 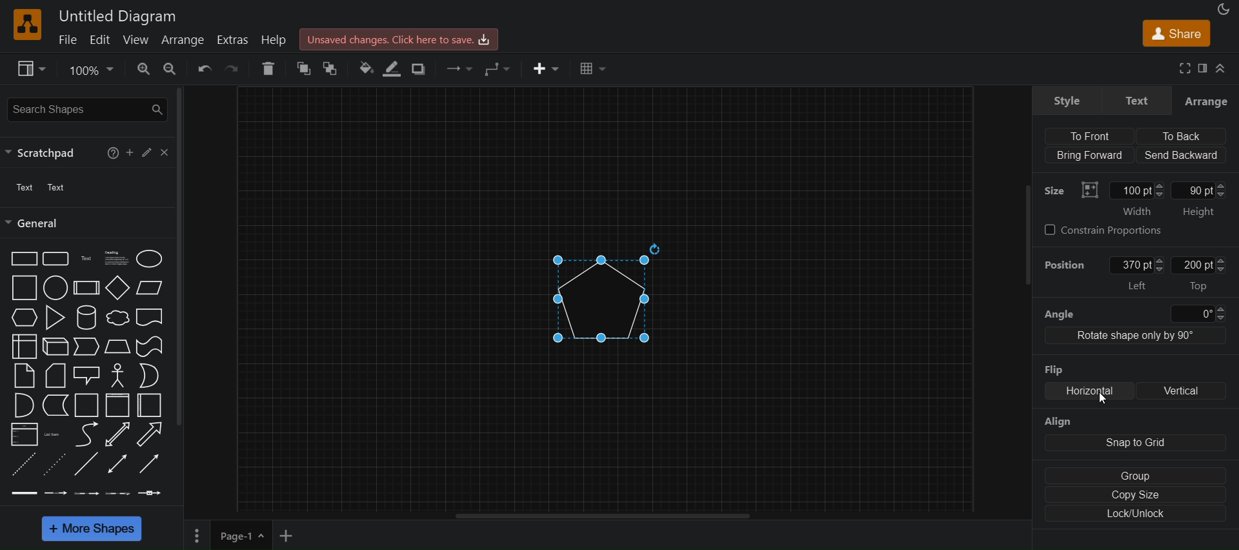 I want to click on Increase/Decrease height, so click(x=1221, y=190).